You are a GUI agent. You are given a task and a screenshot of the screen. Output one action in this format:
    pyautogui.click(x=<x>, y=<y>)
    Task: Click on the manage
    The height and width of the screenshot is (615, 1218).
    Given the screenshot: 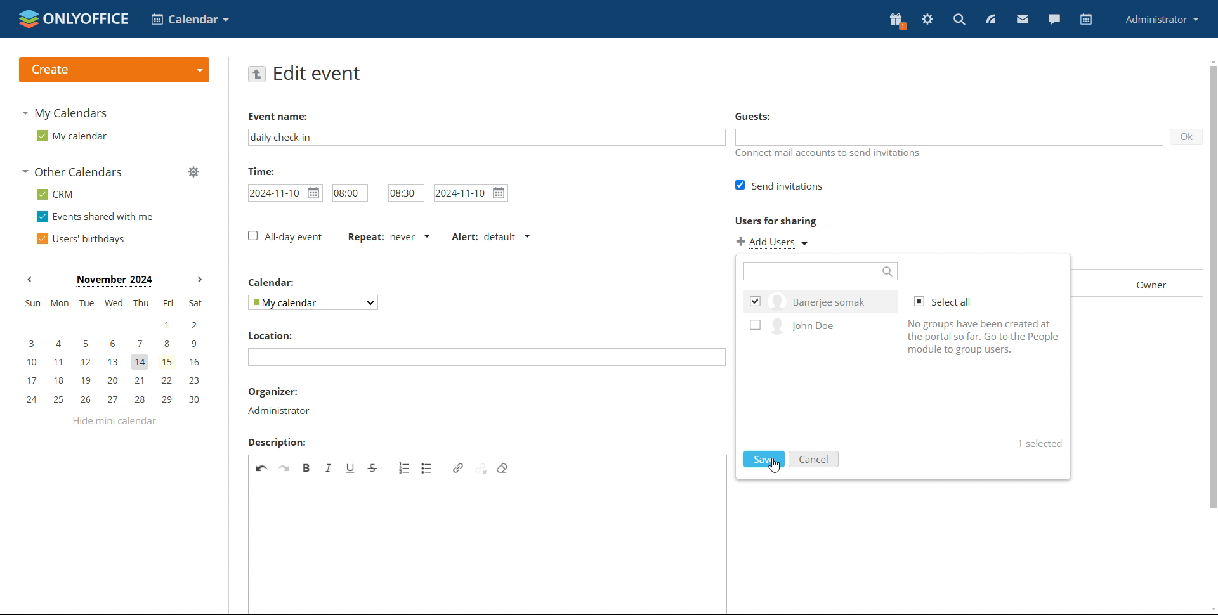 What is the action you would take?
    pyautogui.click(x=193, y=171)
    